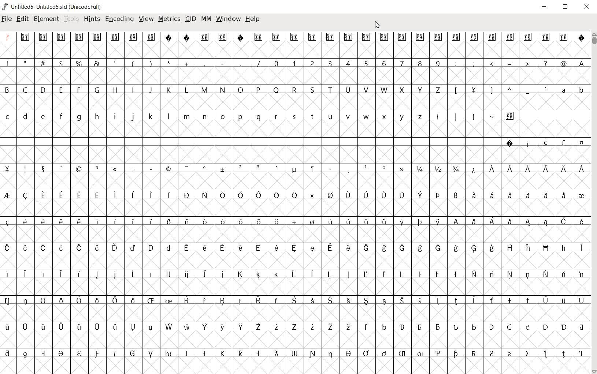 The image size is (597, 374). I want to click on Symbol, so click(186, 301).